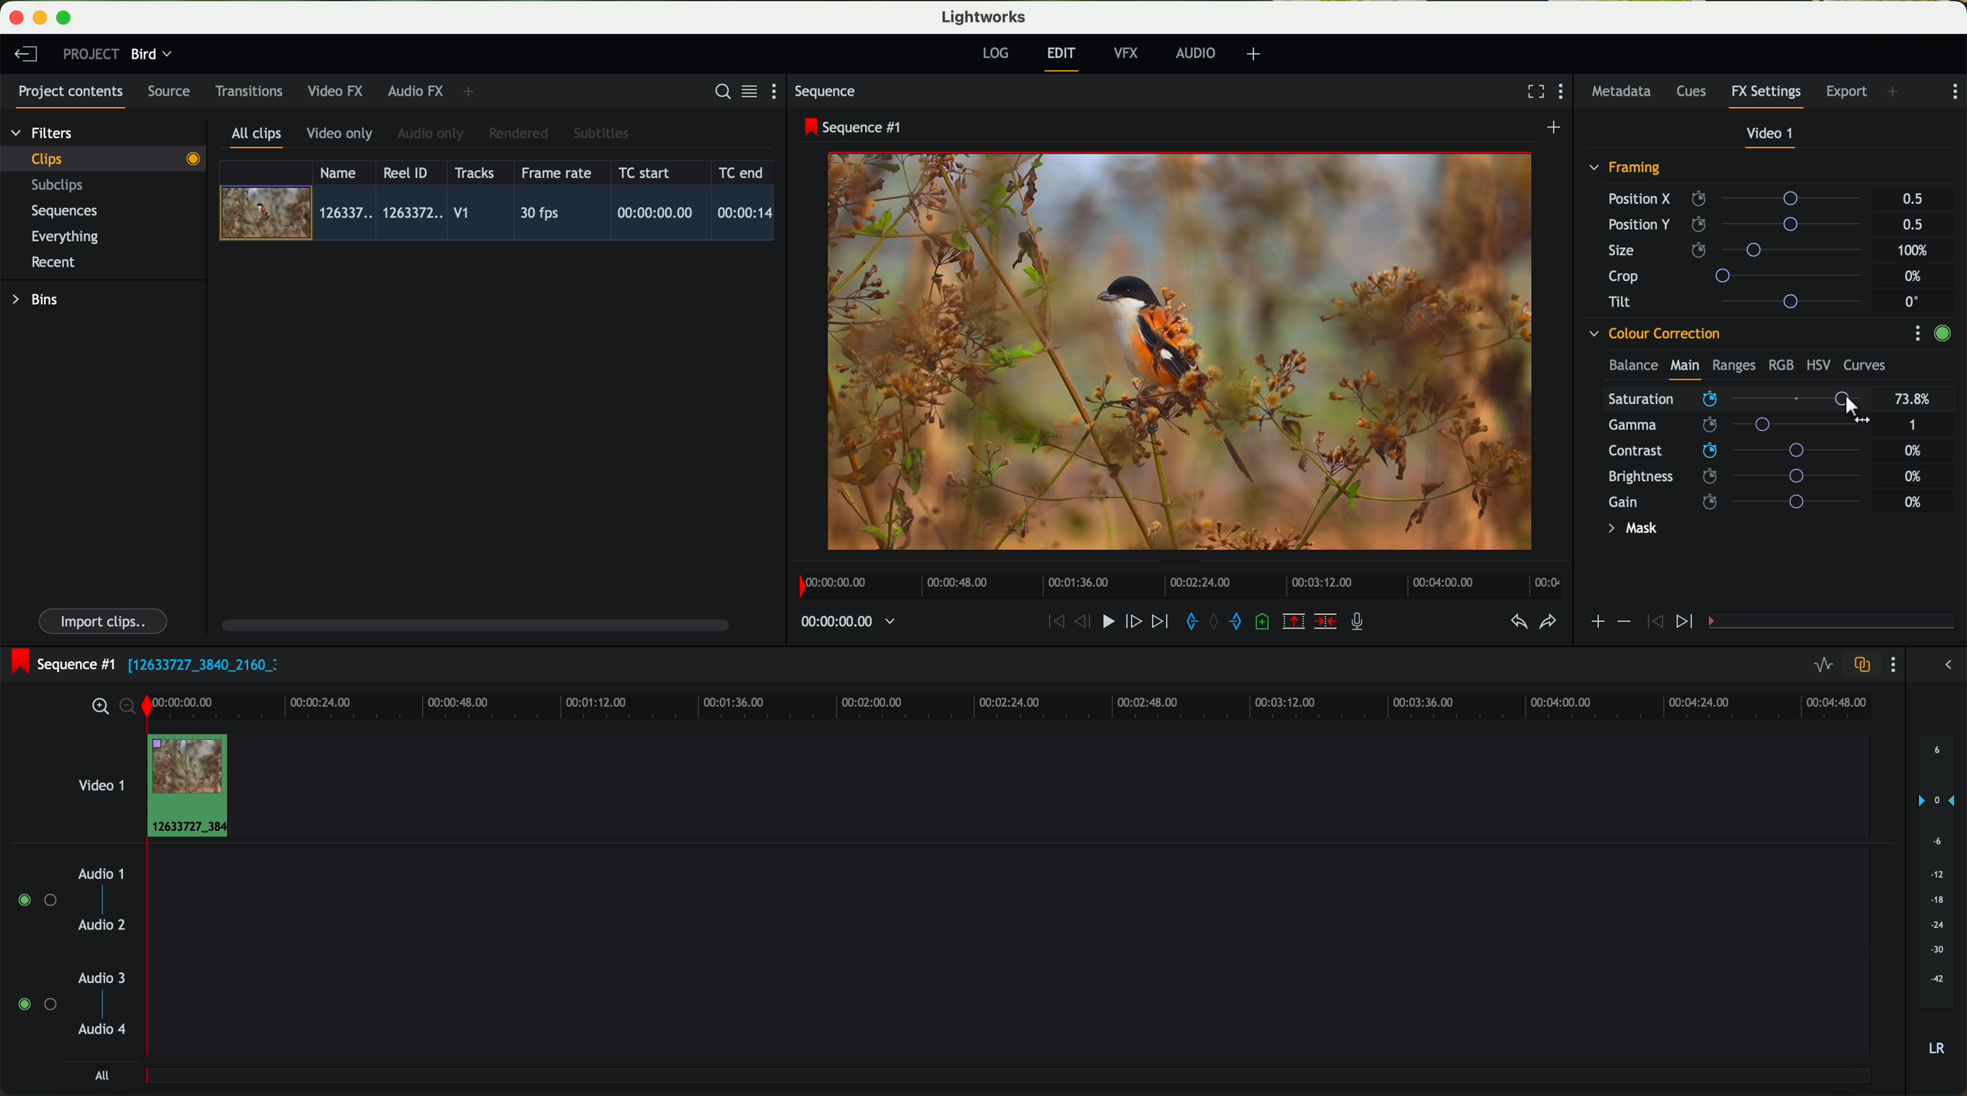  What do you see at coordinates (473, 624) in the screenshot?
I see `scroll bar` at bounding box center [473, 624].